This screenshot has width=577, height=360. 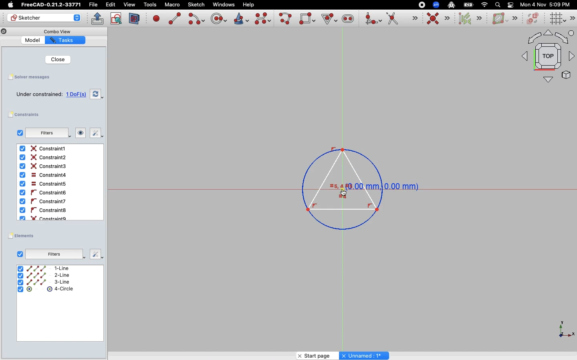 What do you see at coordinates (56, 59) in the screenshot?
I see `Close` at bounding box center [56, 59].